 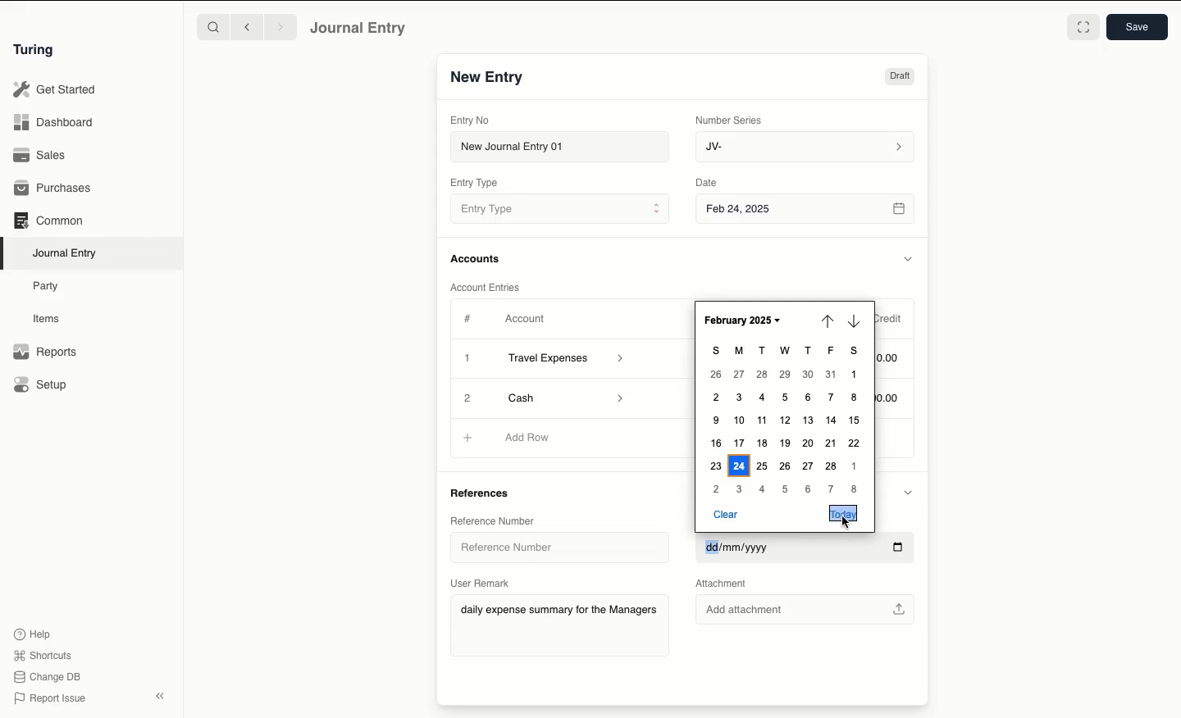 What do you see at coordinates (52, 699) in the screenshot?
I see `Report Issue` at bounding box center [52, 699].